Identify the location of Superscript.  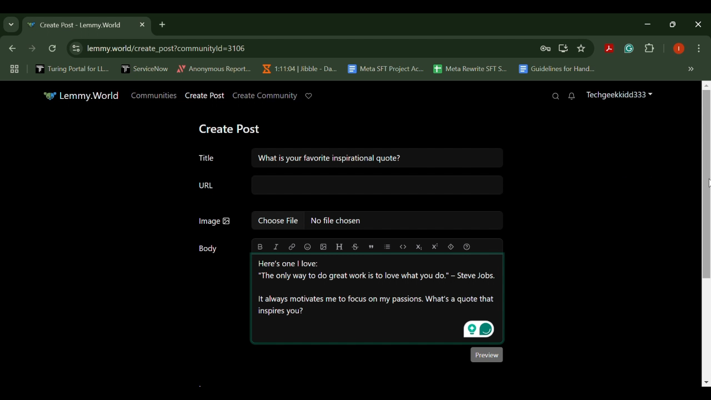
(434, 246).